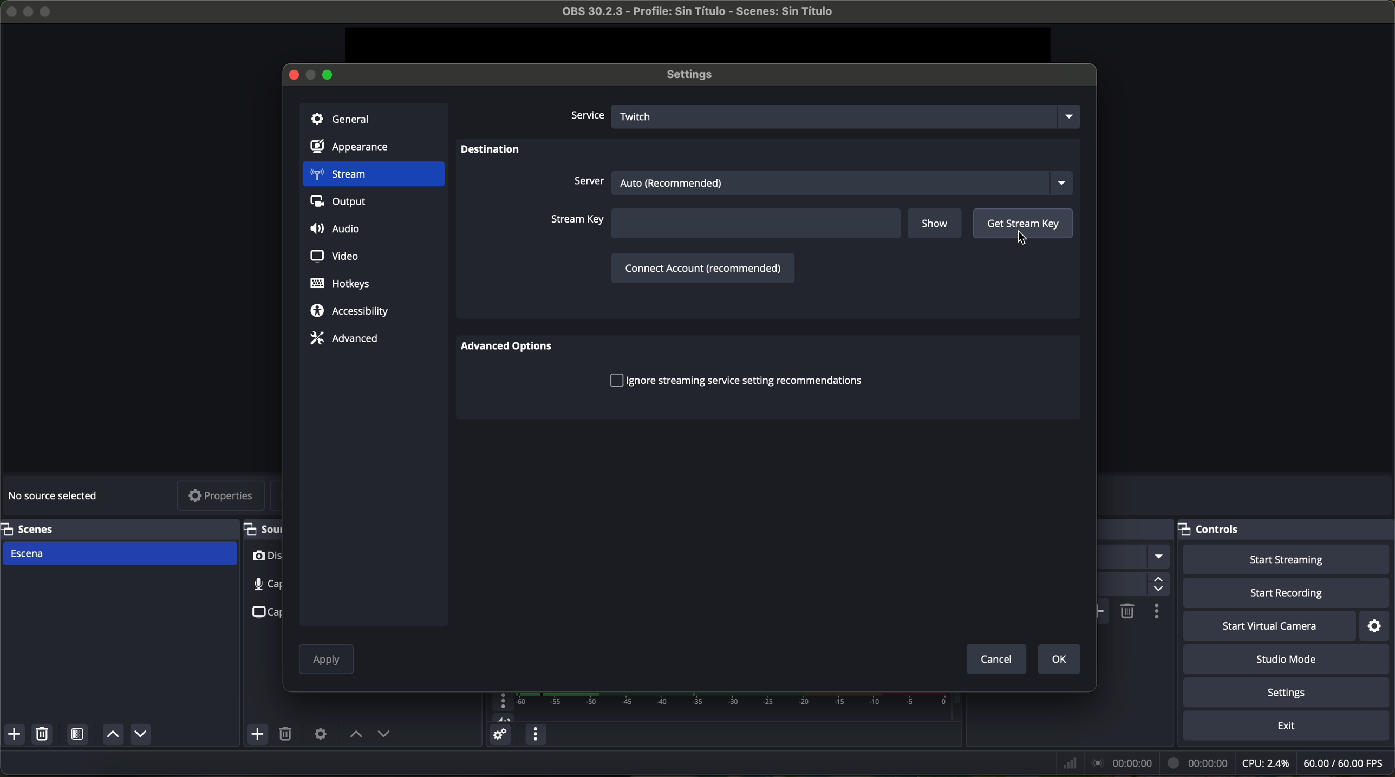 The image size is (1395, 777). Describe the element at coordinates (491, 151) in the screenshot. I see `destination` at that location.